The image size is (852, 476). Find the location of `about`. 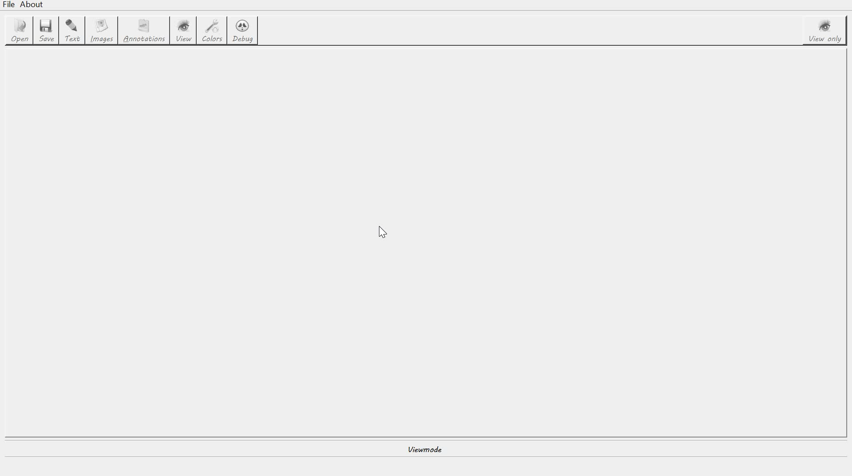

about is located at coordinates (32, 5).